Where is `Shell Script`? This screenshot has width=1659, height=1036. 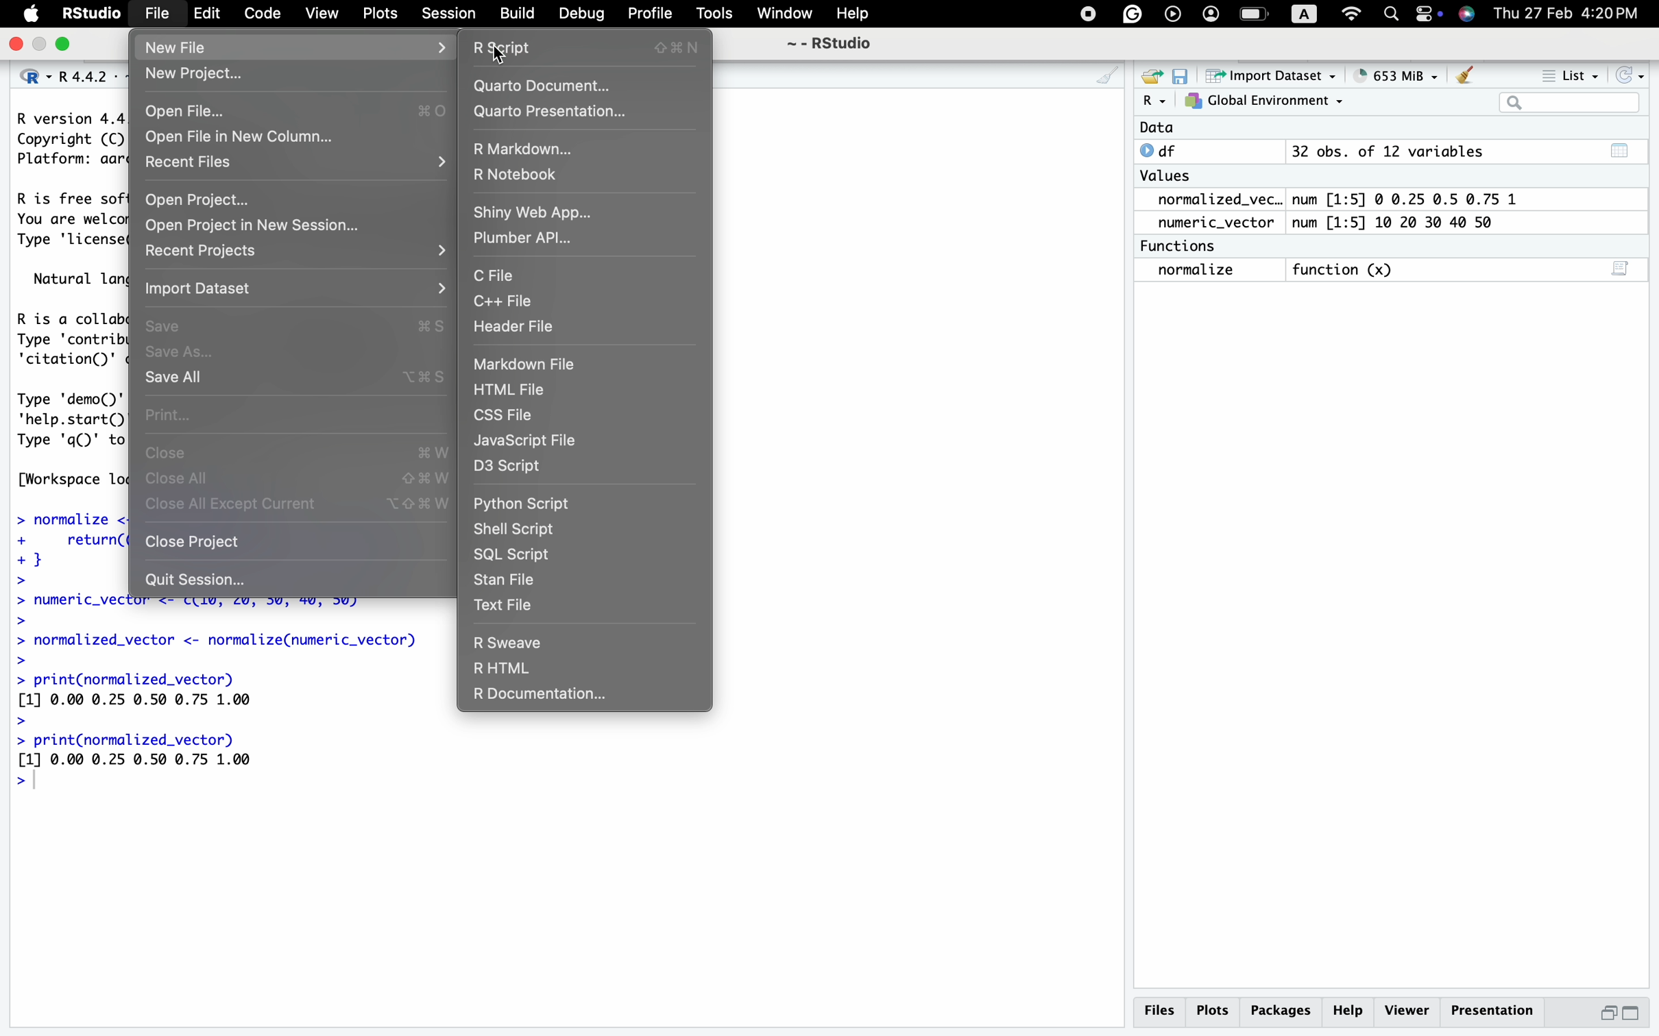 Shell Script is located at coordinates (516, 527).